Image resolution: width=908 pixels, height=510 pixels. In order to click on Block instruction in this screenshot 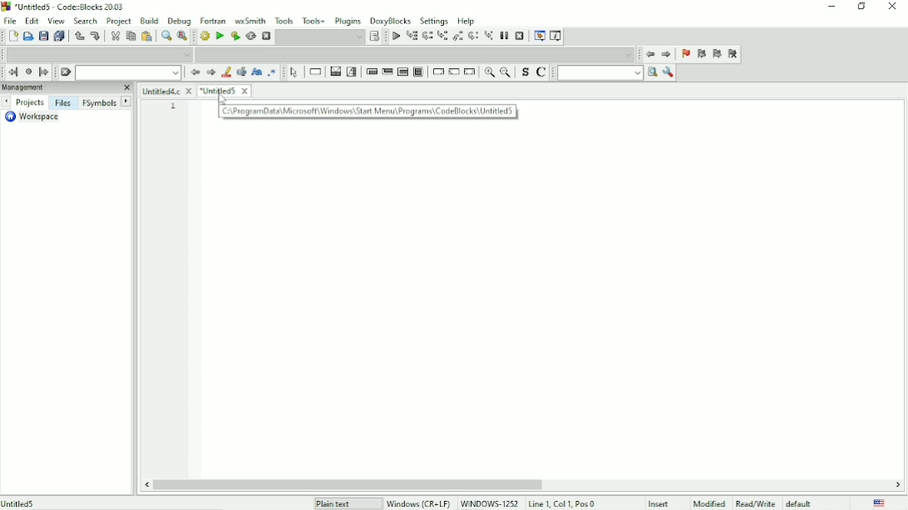, I will do `click(417, 71)`.